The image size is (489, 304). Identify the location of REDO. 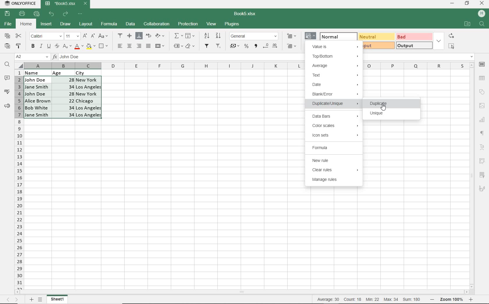
(66, 14).